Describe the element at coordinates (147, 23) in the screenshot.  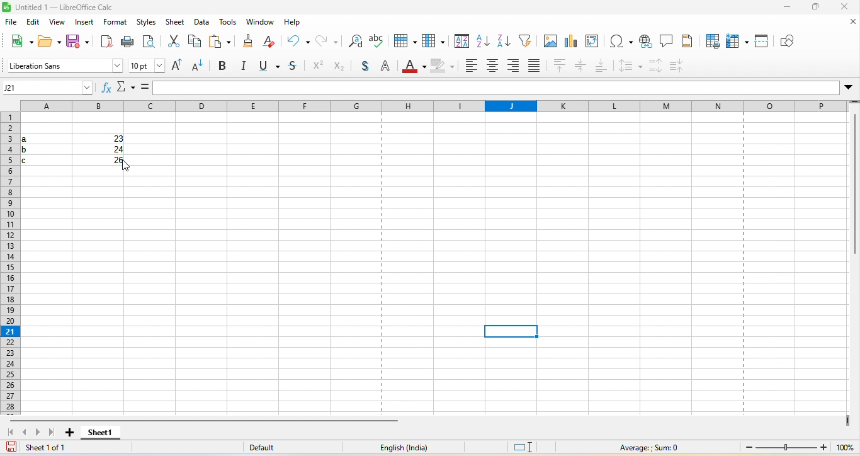
I see `styles` at that location.